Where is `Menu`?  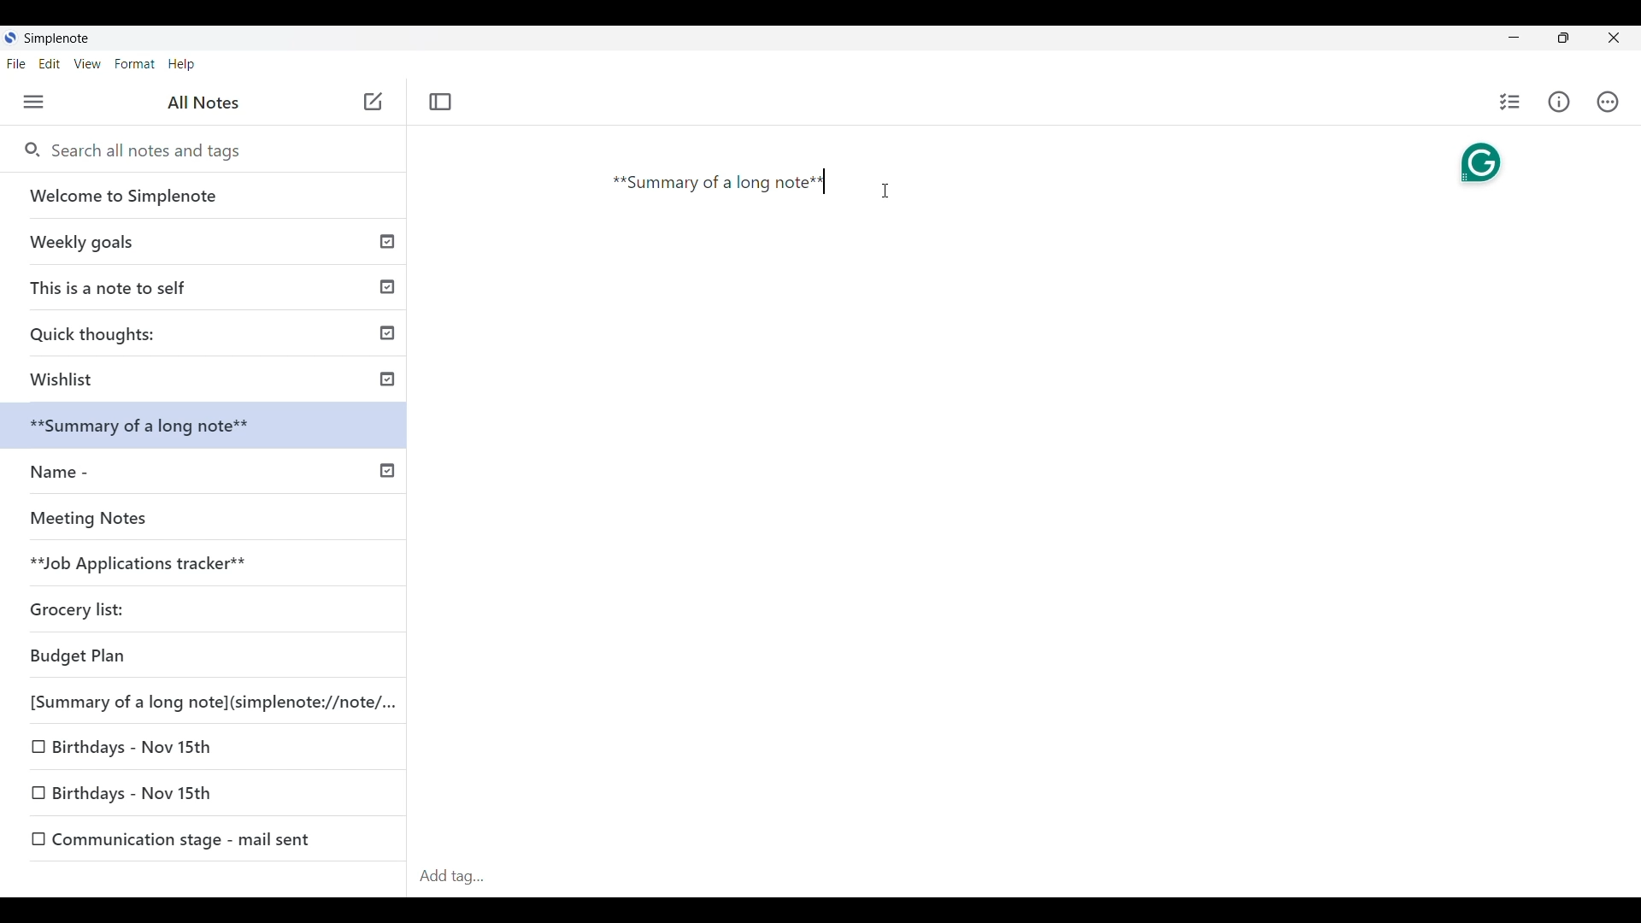 Menu is located at coordinates (34, 102).